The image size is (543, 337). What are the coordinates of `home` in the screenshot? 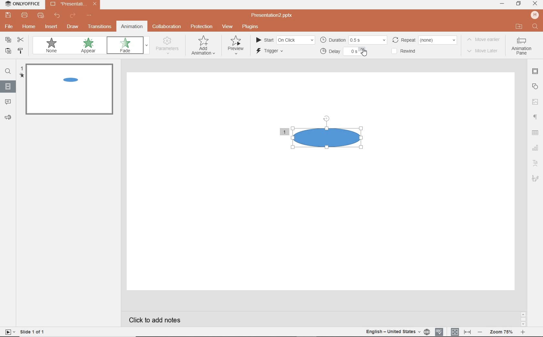 It's located at (30, 26).